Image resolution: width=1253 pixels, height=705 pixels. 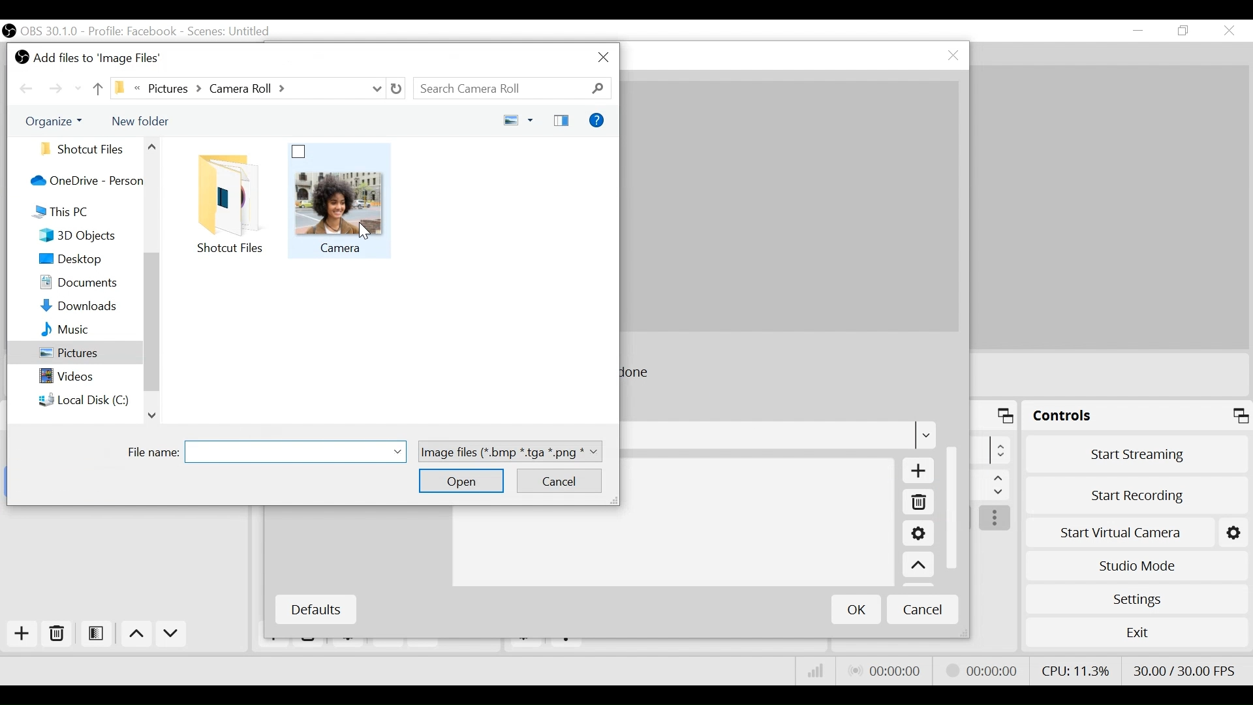 I want to click on Cancel, so click(x=923, y=608).